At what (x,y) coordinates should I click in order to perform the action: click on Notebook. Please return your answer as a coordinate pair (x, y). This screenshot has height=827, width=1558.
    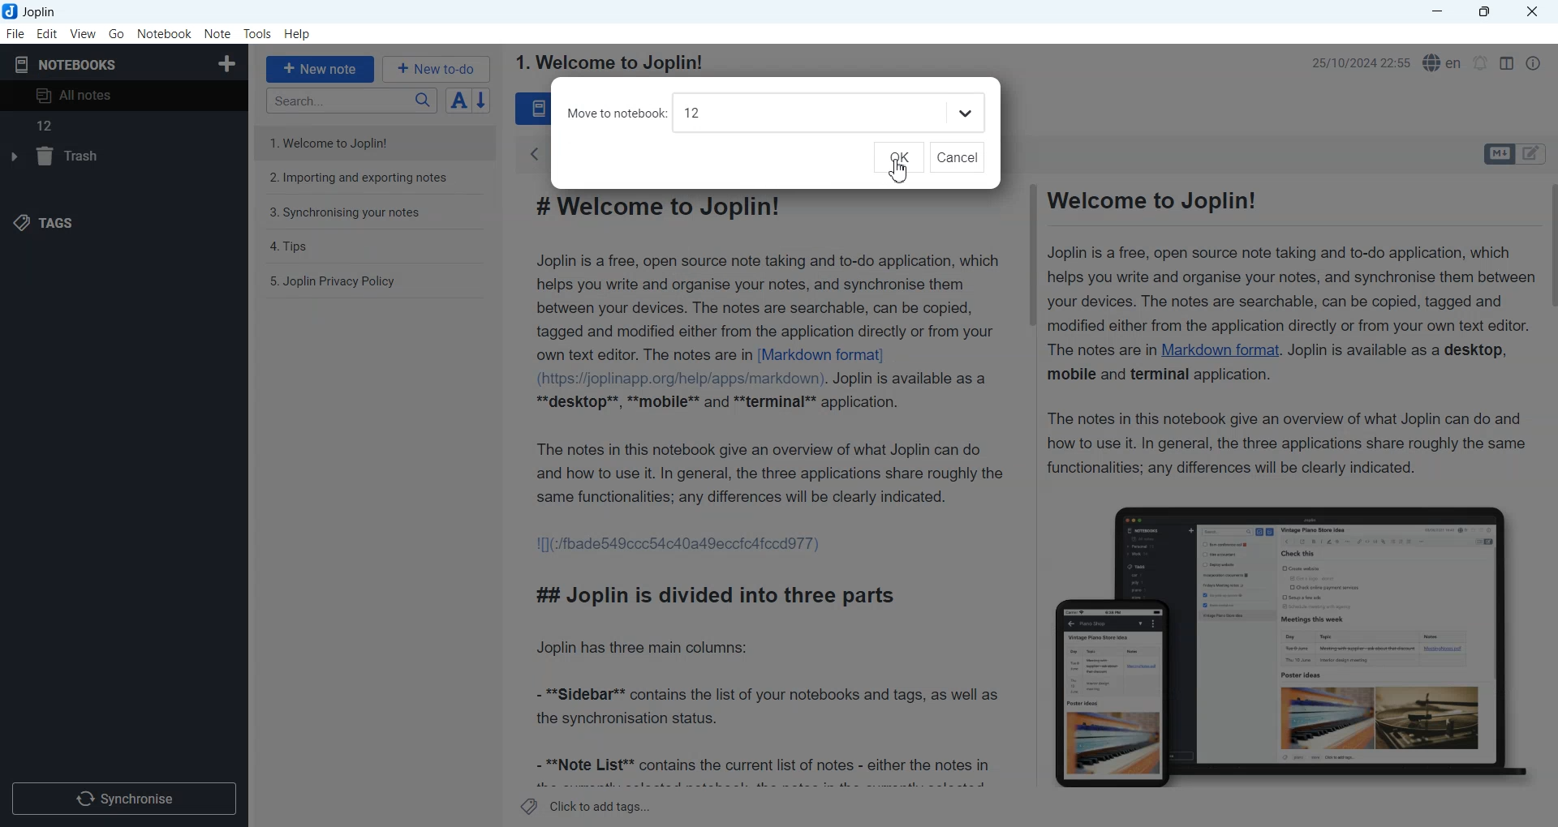
    Looking at the image, I should click on (165, 34).